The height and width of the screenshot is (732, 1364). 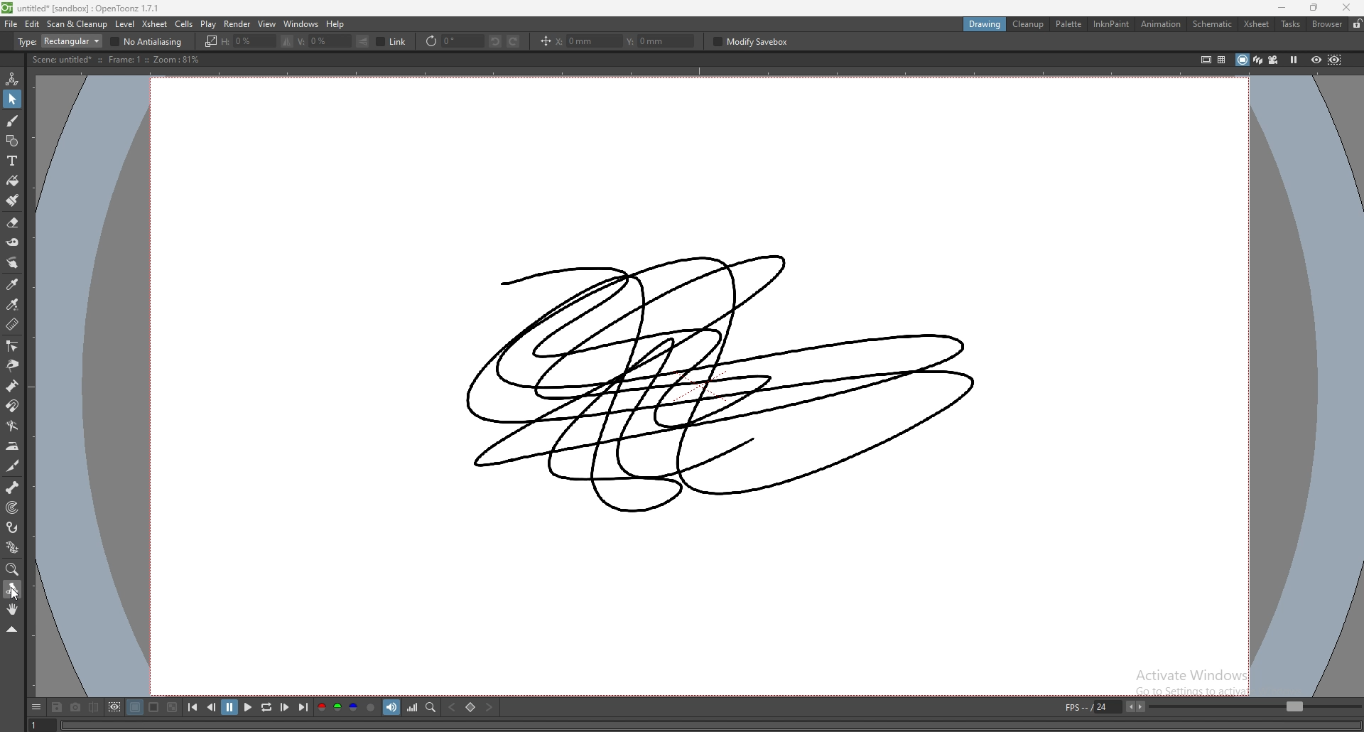 What do you see at coordinates (11, 527) in the screenshot?
I see `hook` at bounding box center [11, 527].